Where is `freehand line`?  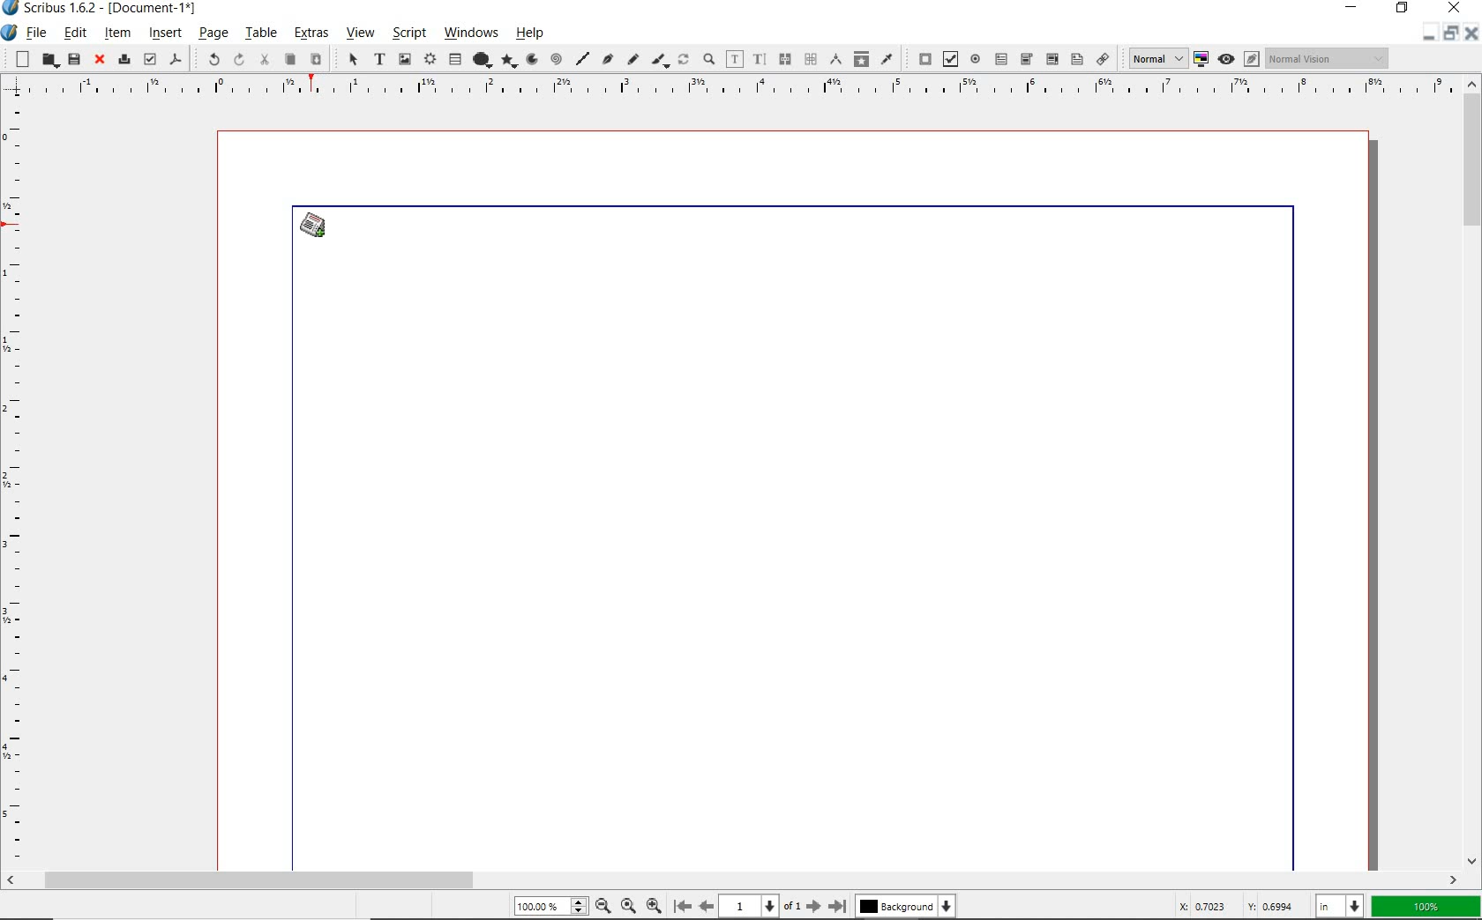
freehand line is located at coordinates (632, 58).